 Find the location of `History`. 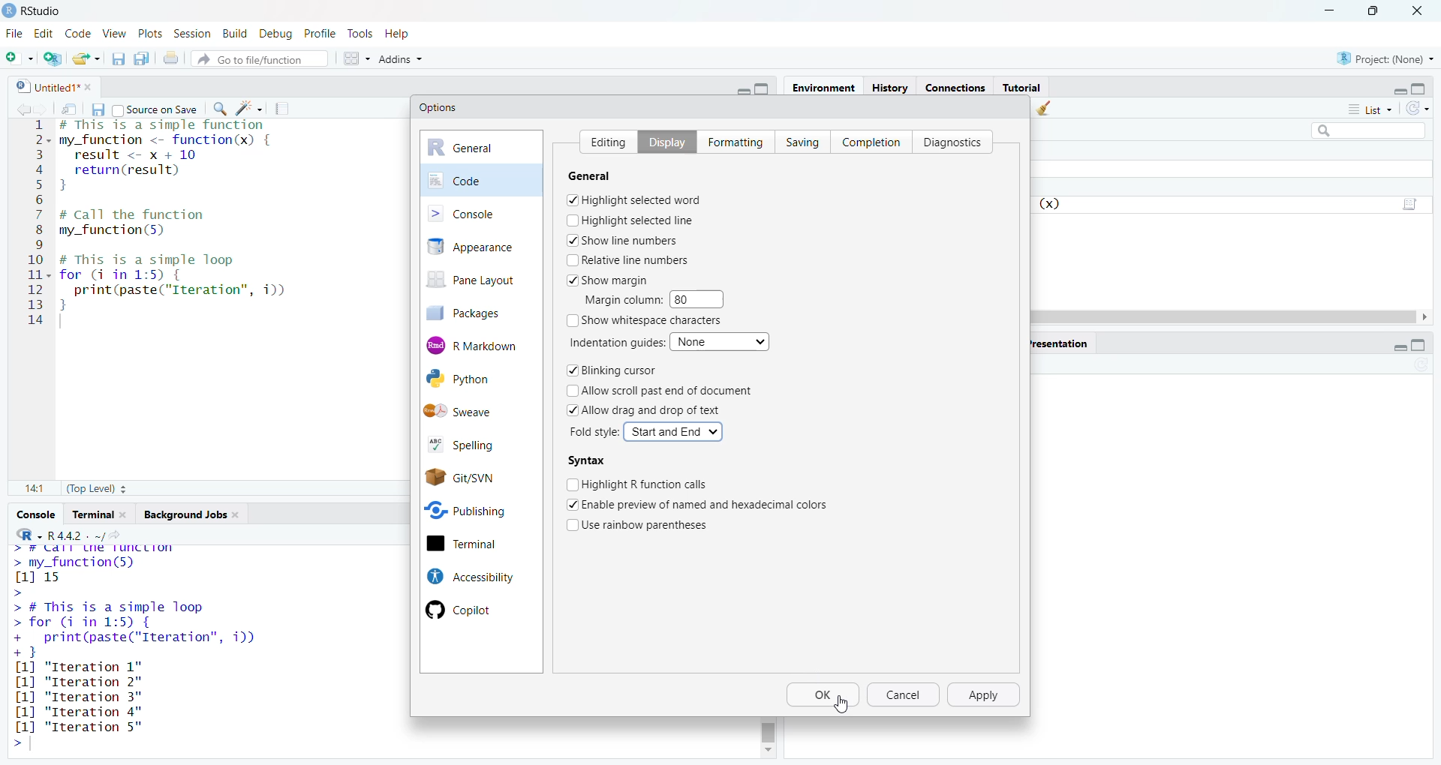

History is located at coordinates (890, 86).